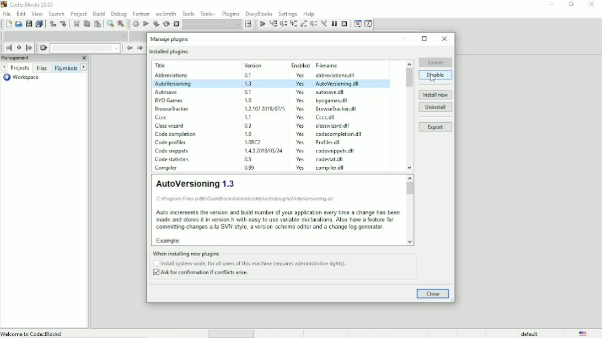 This screenshot has height=338, width=602. What do you see at coordinates (189, 13) in the screenshot?
I see `Tools` at bounding box center [189, 13].